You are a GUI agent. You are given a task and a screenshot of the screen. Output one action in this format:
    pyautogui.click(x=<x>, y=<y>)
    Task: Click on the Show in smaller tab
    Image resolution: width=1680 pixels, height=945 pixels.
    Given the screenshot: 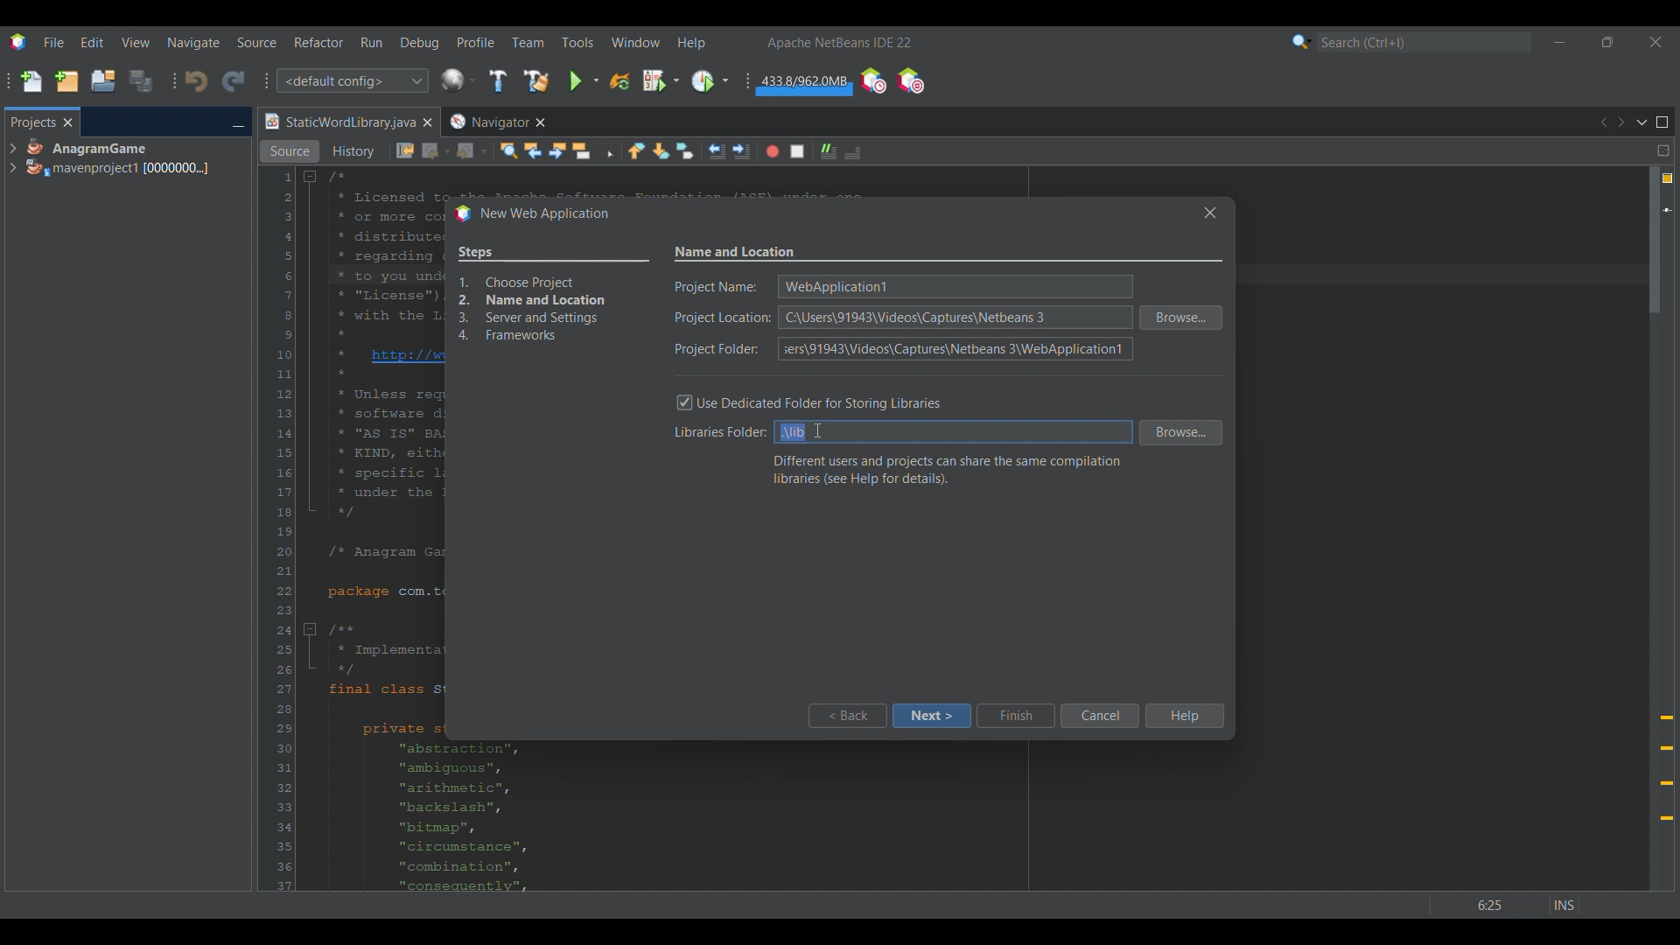 What is the action you would take?
    pyautogui.click(x=1607, y=42)
    